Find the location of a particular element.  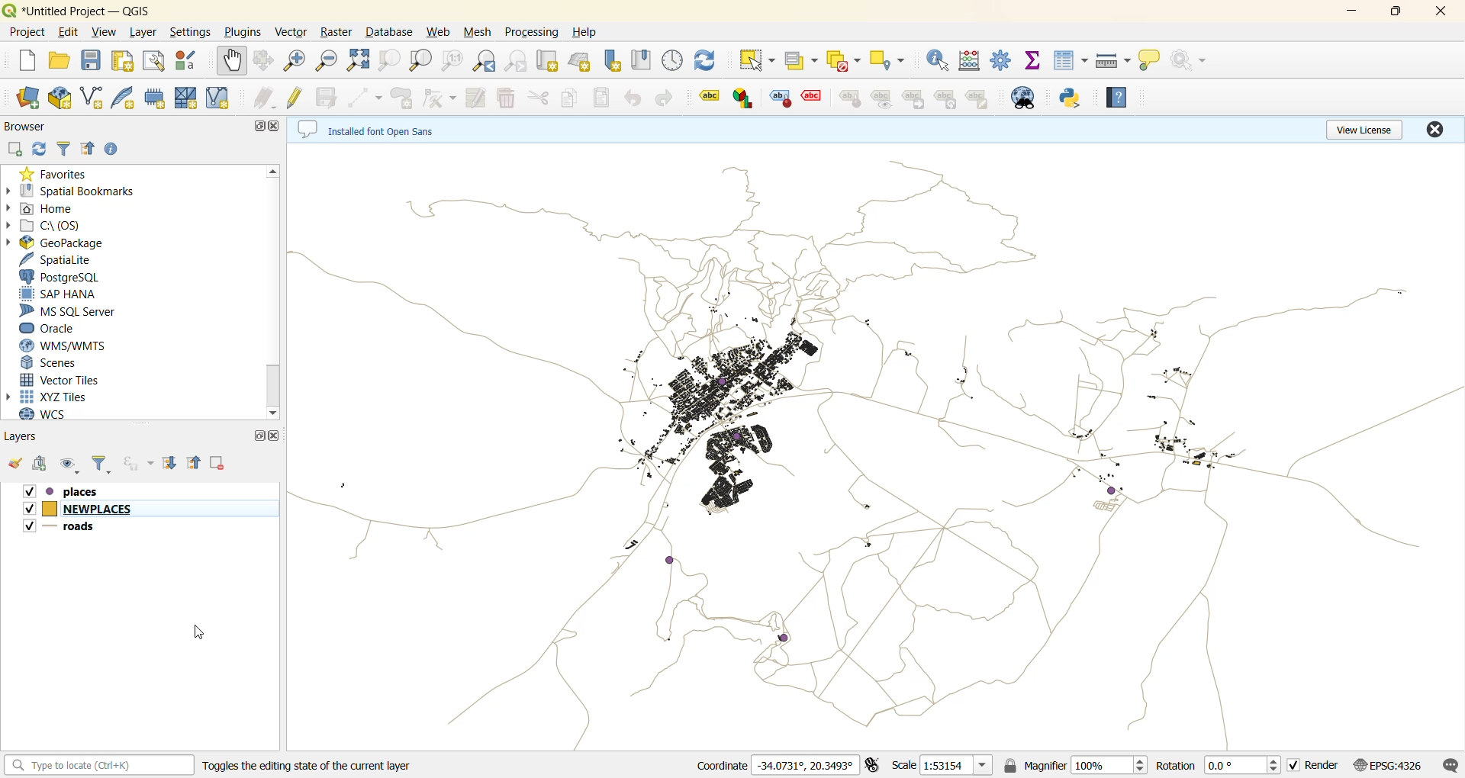

scale is located at coordinates (955, 767).